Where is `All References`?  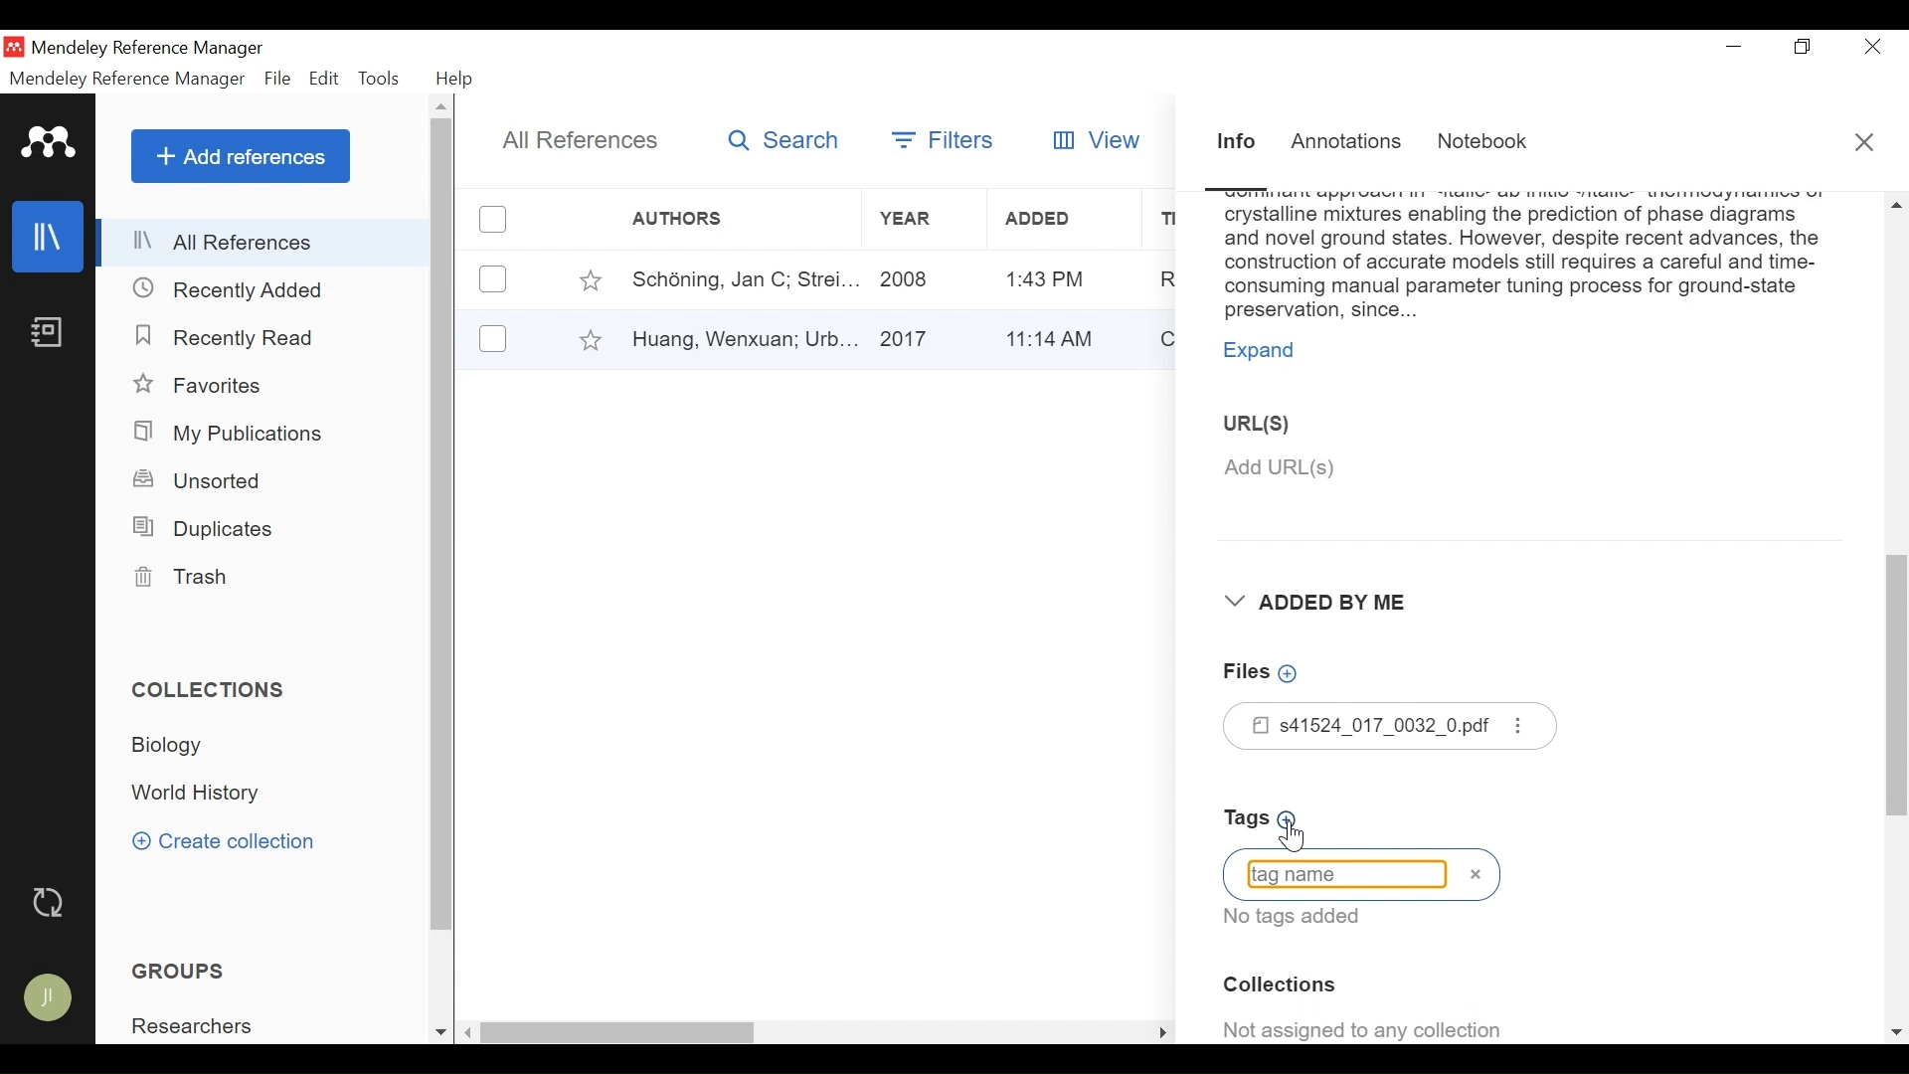
All References is located at coordinates (265, 242).